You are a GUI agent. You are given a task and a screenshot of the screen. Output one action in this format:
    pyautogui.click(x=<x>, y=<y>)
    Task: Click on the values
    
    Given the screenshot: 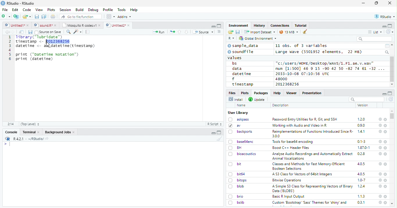 What is the action you would take?
    pyautogui.click(x=235, y=57)
    